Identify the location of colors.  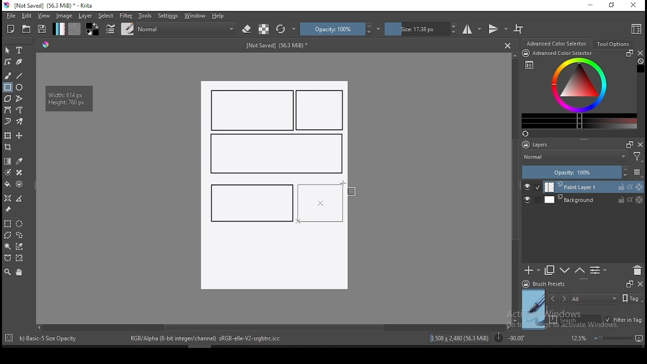
(93, 29).